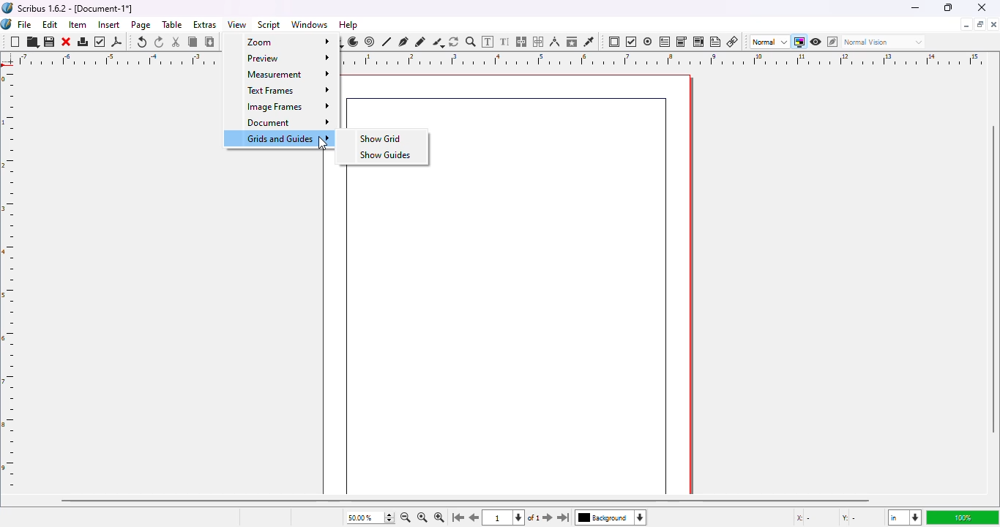  Describe the element at coordinates (960, 517) in the screenshot. I see `100%` at that location.